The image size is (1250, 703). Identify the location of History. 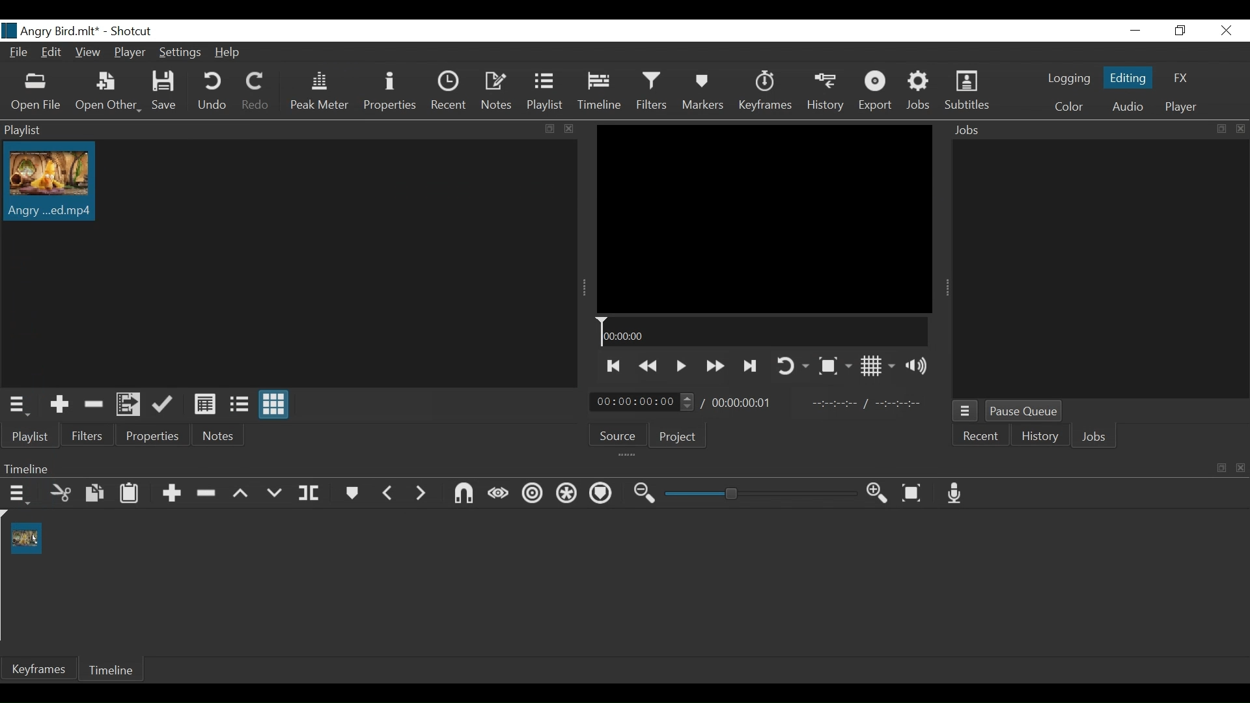
(825, 92).